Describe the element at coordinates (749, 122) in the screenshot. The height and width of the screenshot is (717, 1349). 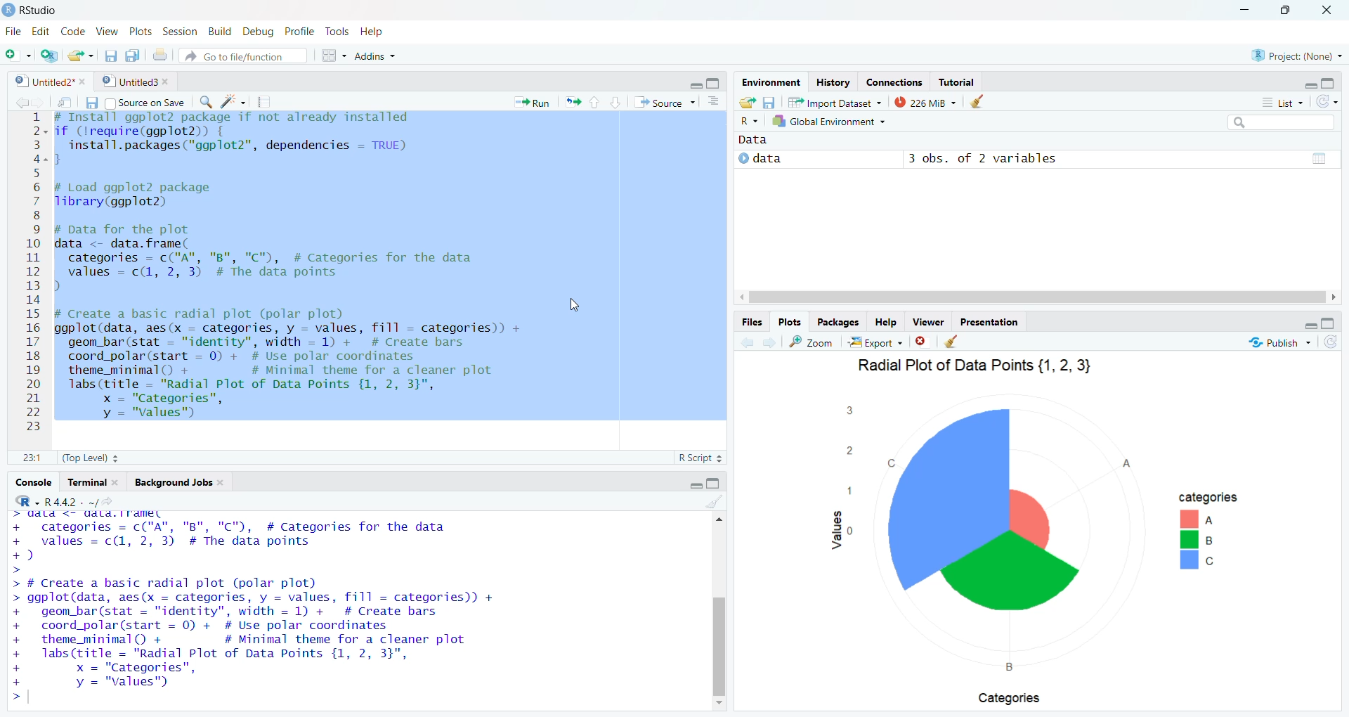
I see `` at that location.